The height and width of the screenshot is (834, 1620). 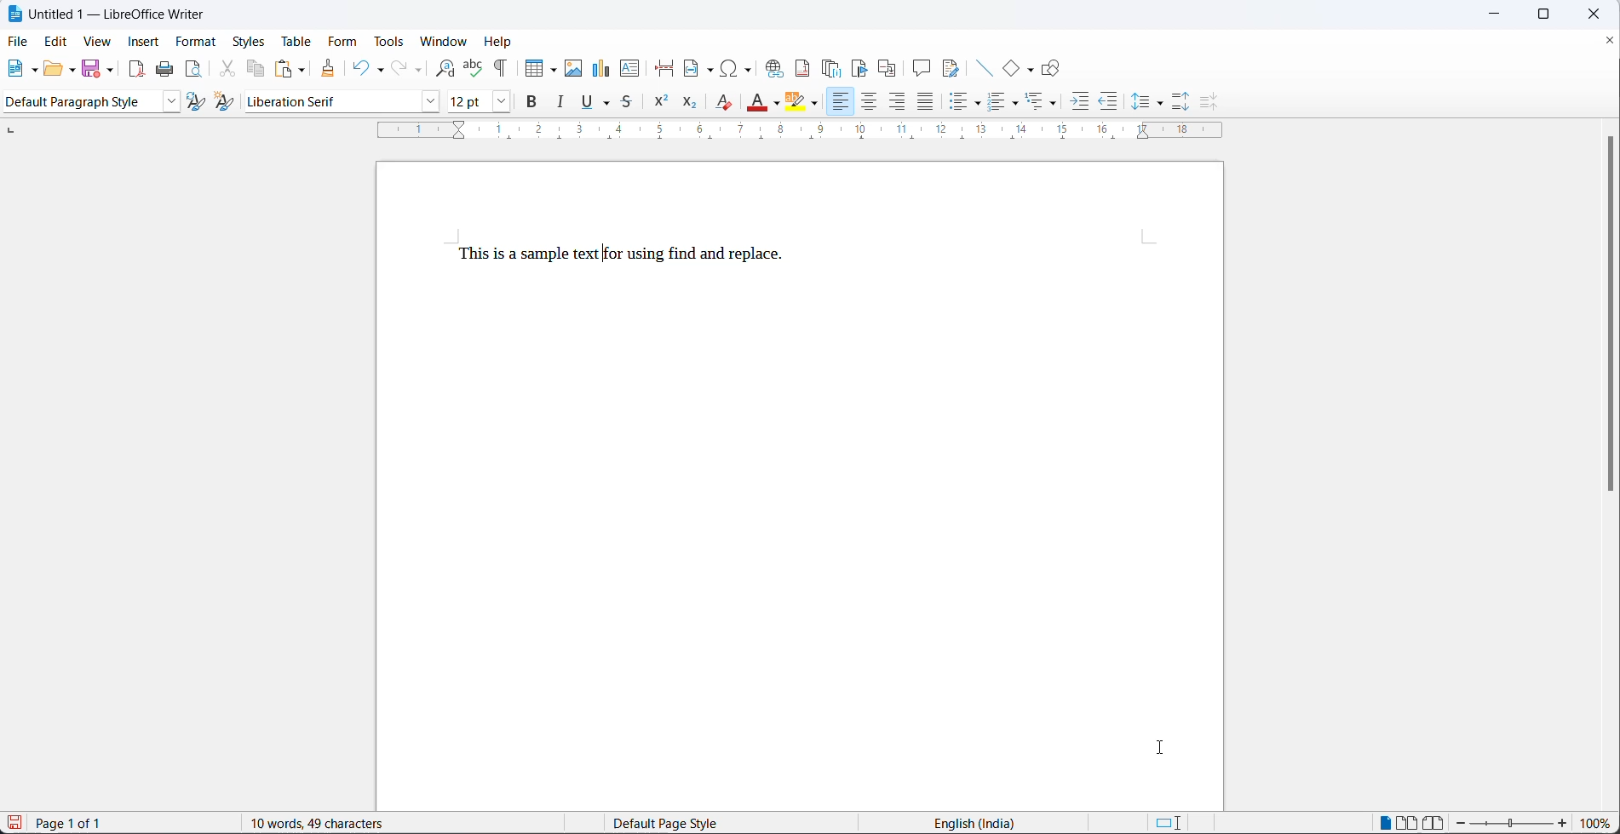 I want to click on strike through, so click(x=629, y=104).